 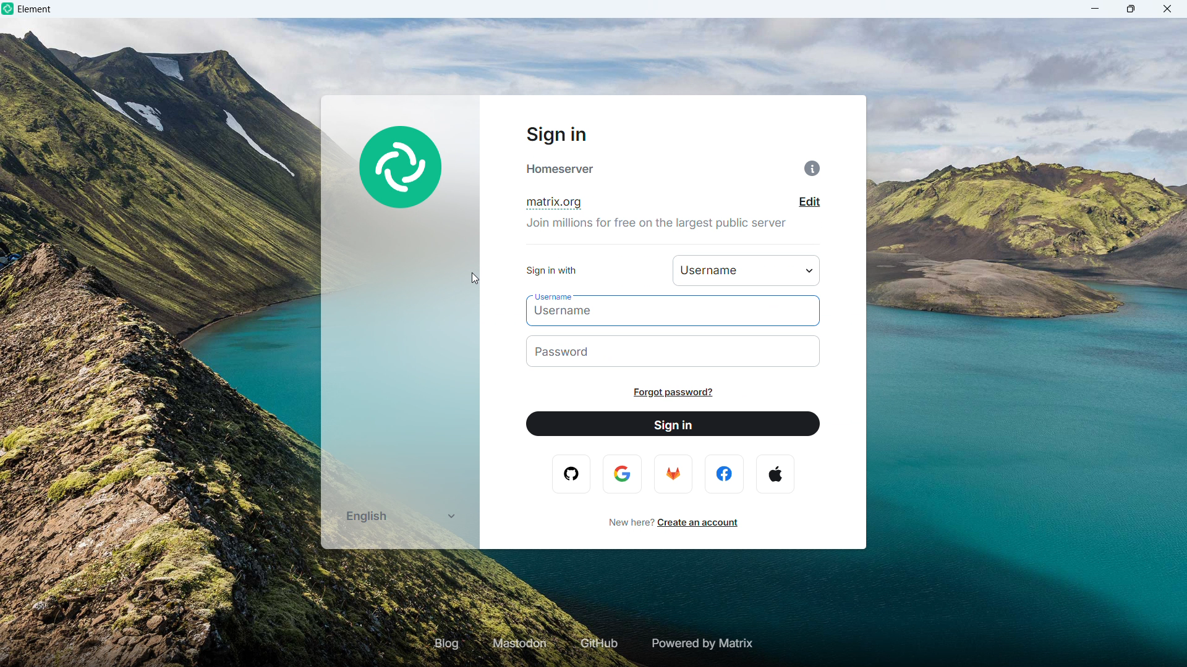 What do you see at coordinates (700, 644) in the screenshot?
I see `Powered by matrix ` at bounding box center [700, 644].